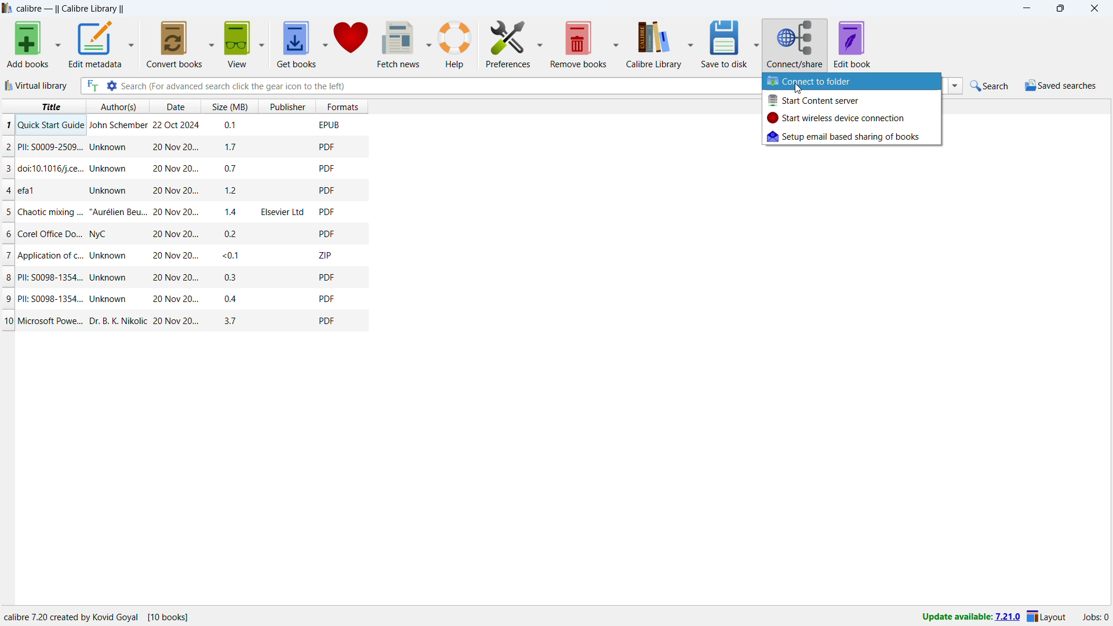 Image resolution: width=1113 pixels, height=626 pixels. Describe the element at coordinates (851, 118) in the screenshot. I see `start wireless device connection` at that location.